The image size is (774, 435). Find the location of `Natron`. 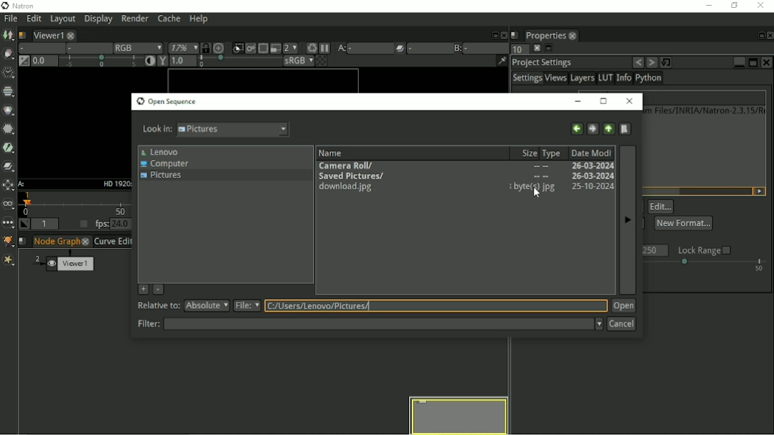

Natron is located at coordinates (21, 6).